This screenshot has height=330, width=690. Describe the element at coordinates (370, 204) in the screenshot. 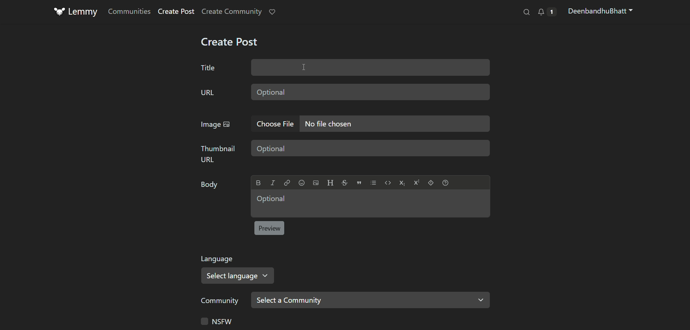

I see `text box` at that location.